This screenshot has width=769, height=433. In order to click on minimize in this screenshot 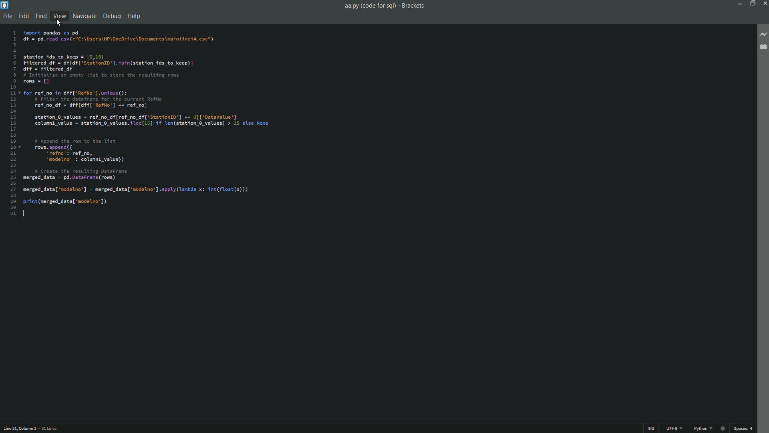, I will do `click(739, 4)`.